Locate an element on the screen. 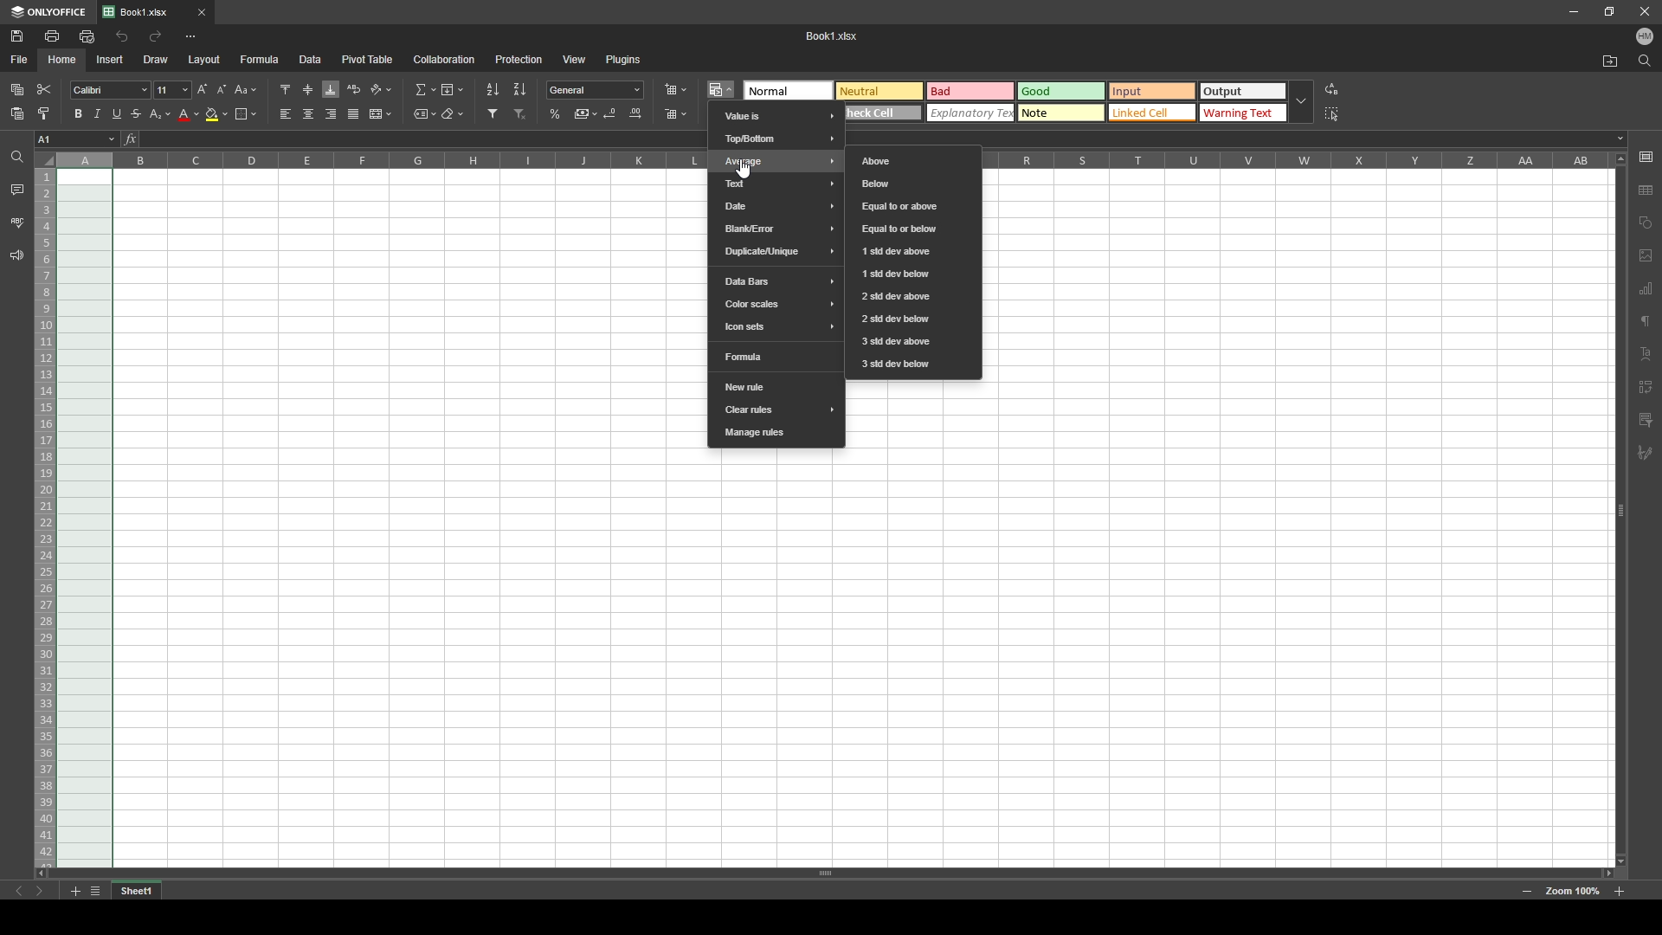  tab is located at coordinates (145, 13).